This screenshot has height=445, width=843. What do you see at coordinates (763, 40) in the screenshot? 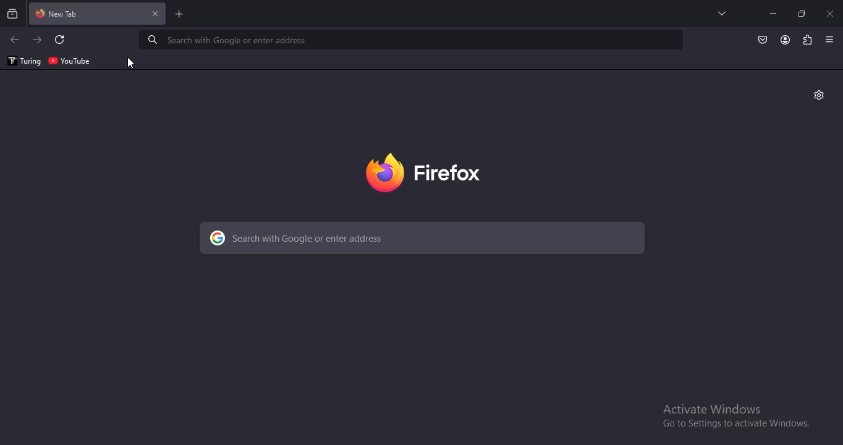
I see `` at bounding box center [763, 40].